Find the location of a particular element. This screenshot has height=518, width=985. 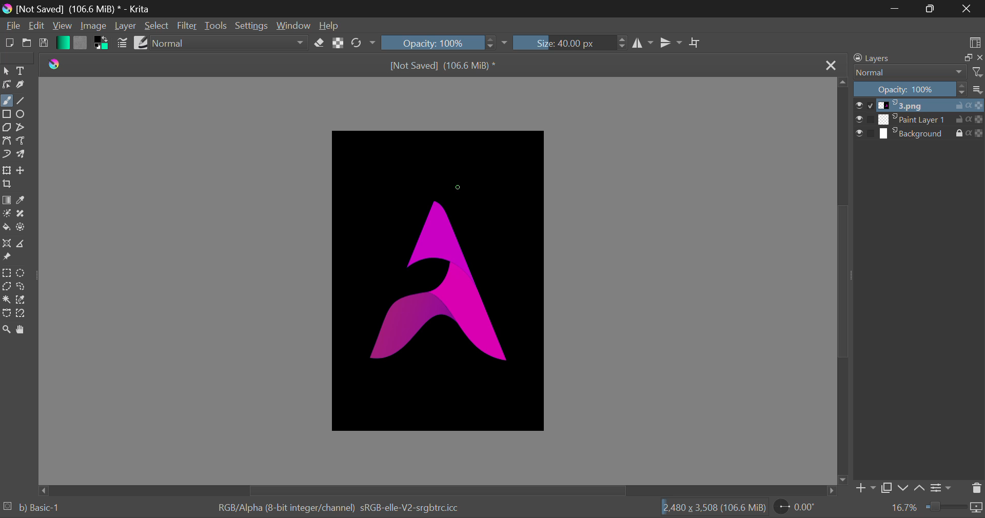

Line is located at coordinates (23, 101).